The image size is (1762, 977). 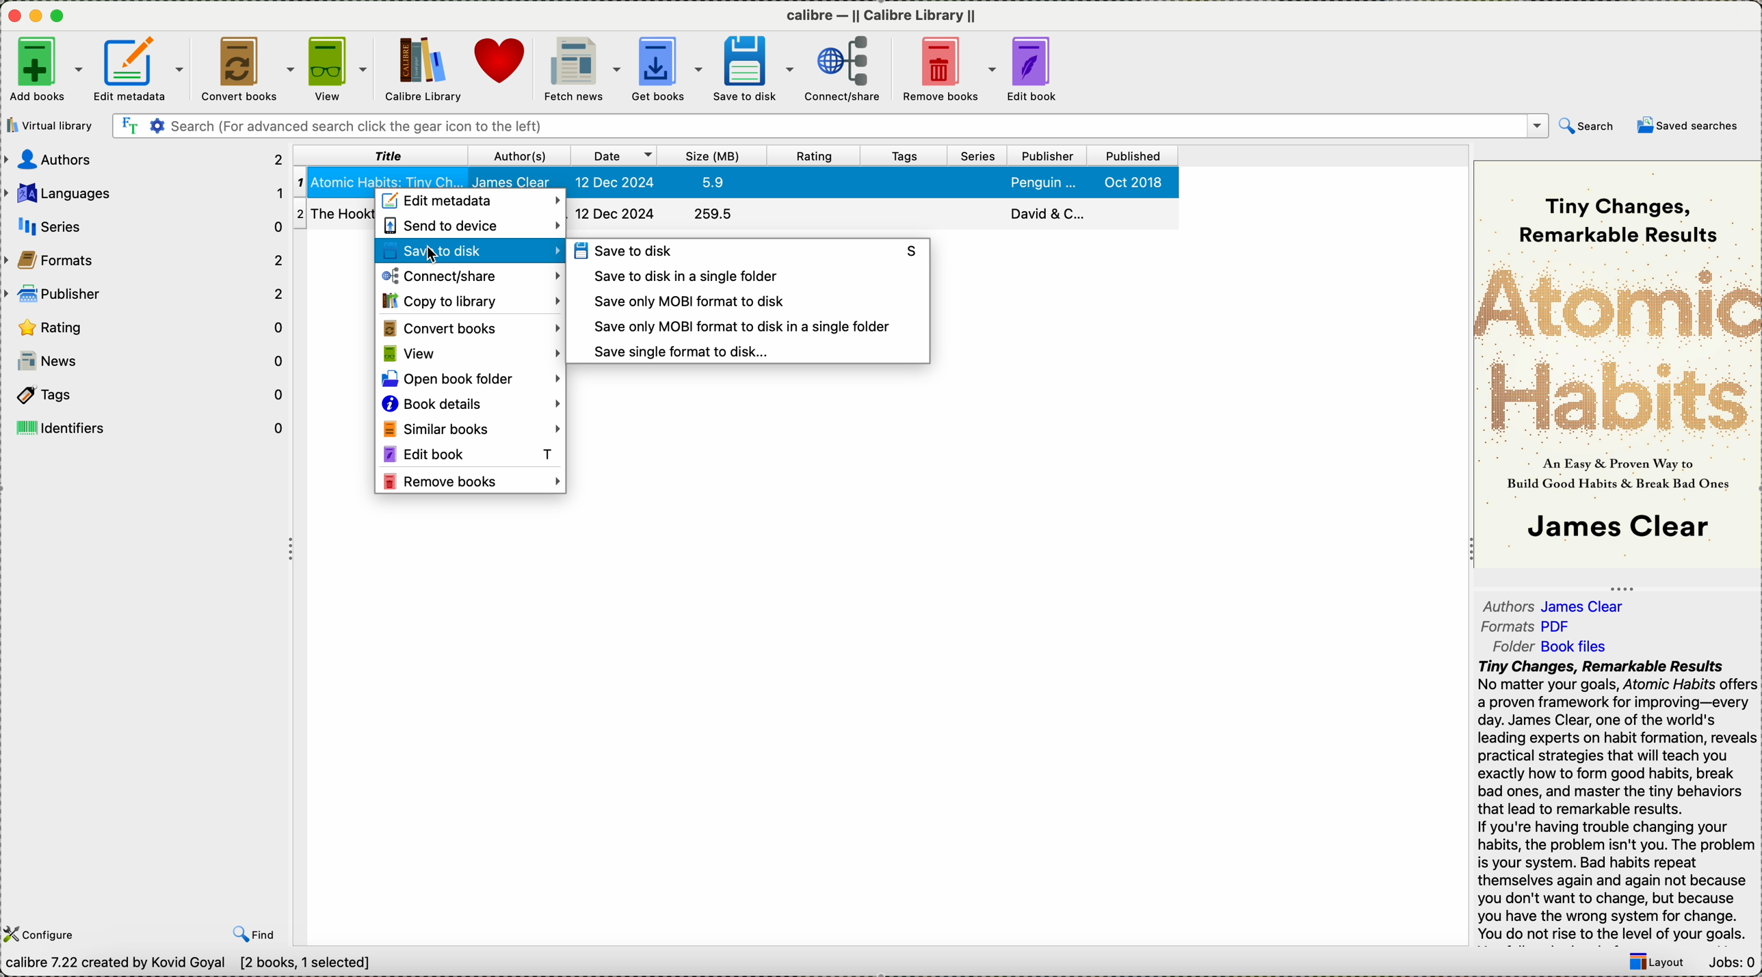 I want to click on date, so click(x=613, y=155).